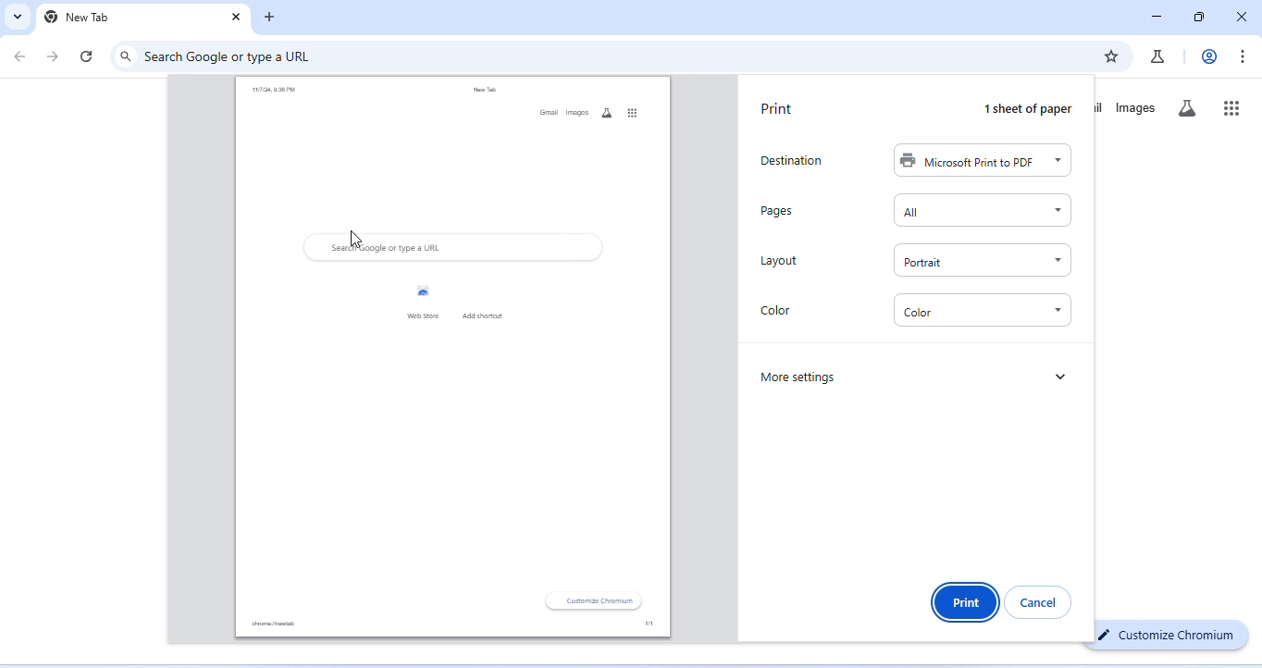  Describe the element at coordinates (483, 91) in the screenshot. I see `new tab` at that location.